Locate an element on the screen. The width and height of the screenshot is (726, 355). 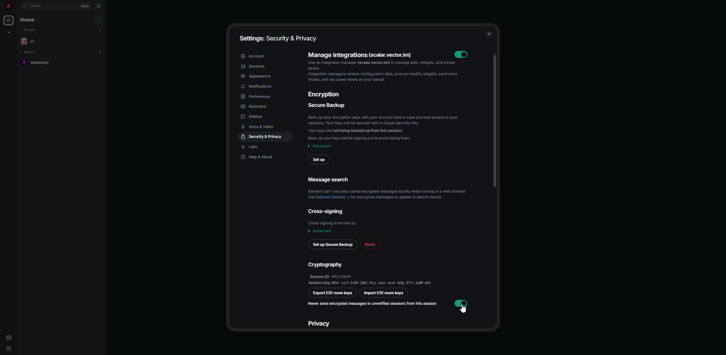
quick settings is located at coordinates (9, 350).